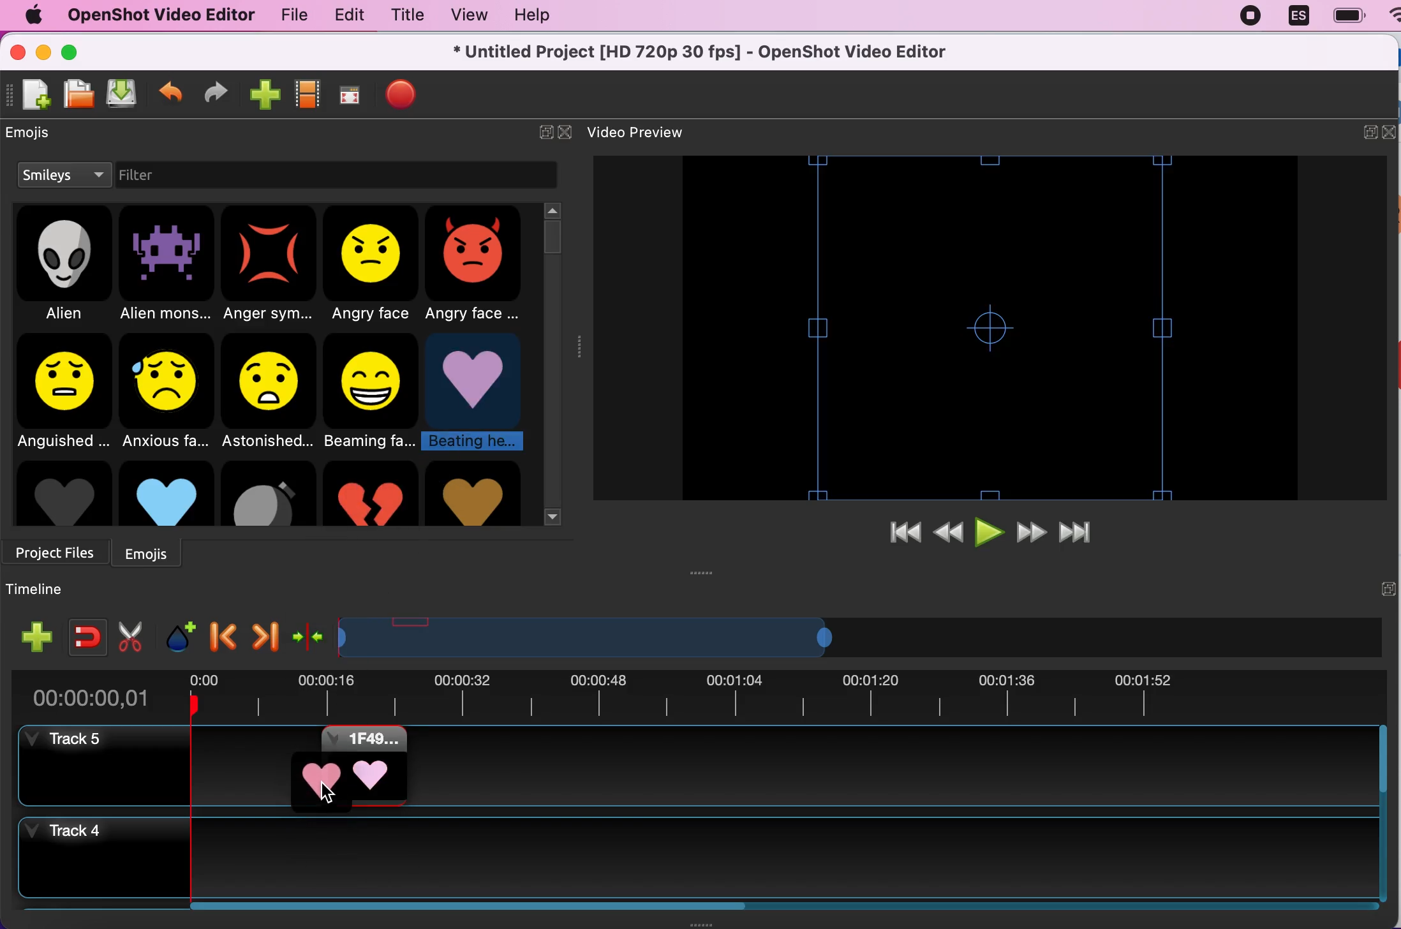 This screenshot has height=929, width=1401. What do you see at coordinates (40, 137) in the screenshot?
I see `emojis` at bounding box center [40, 137].